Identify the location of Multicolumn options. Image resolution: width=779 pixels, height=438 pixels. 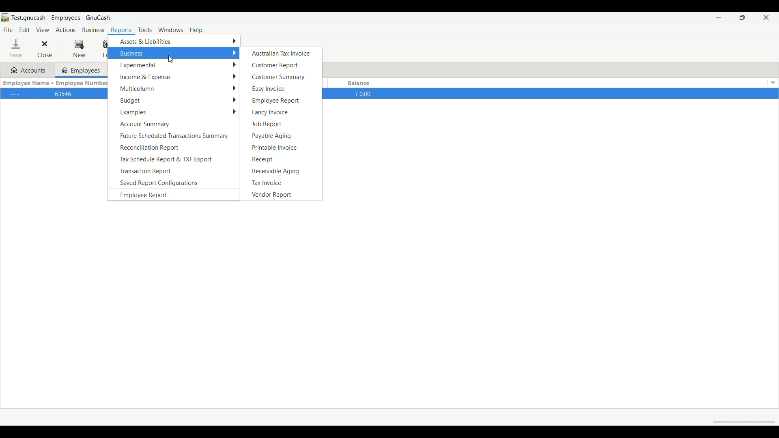
(174, 88).